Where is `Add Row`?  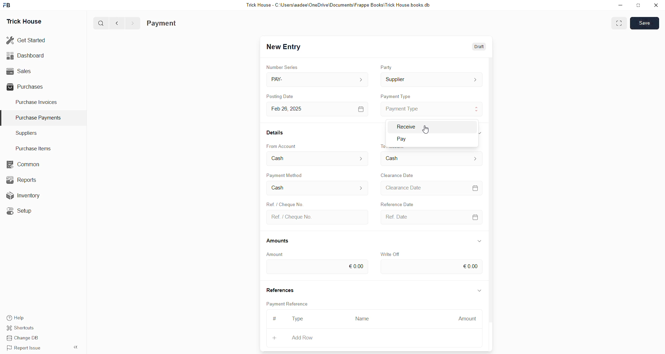
Add Row is located at coordinates (302, 337).